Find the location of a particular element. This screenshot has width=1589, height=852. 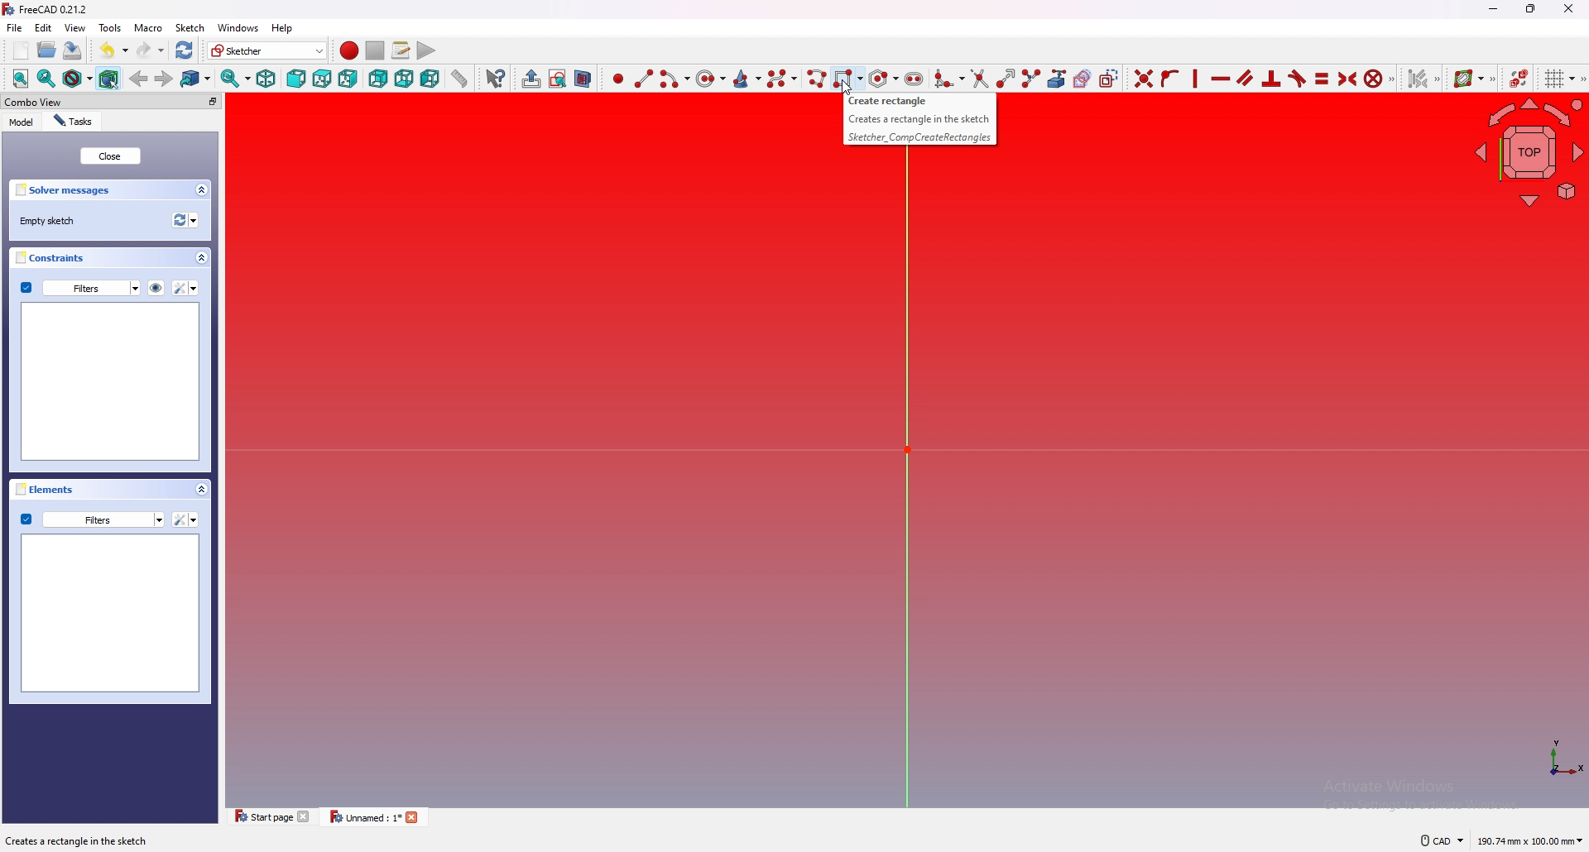

edit is located at coordinates (43, 27).